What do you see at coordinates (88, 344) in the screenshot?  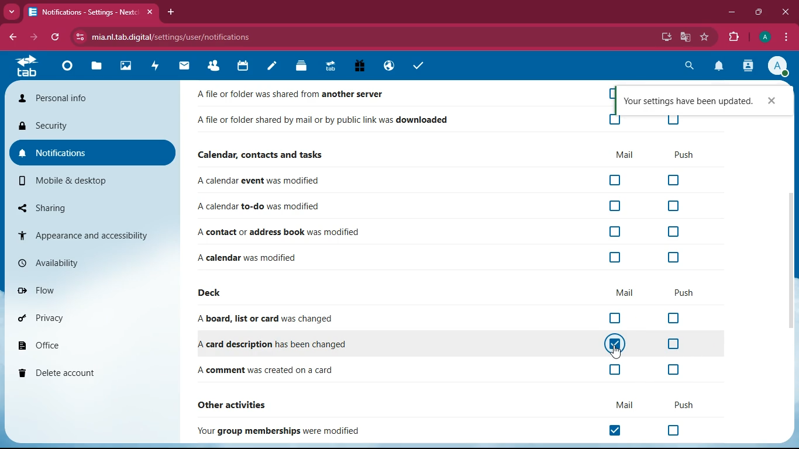 I see `office` at bounding box center [88, 344].